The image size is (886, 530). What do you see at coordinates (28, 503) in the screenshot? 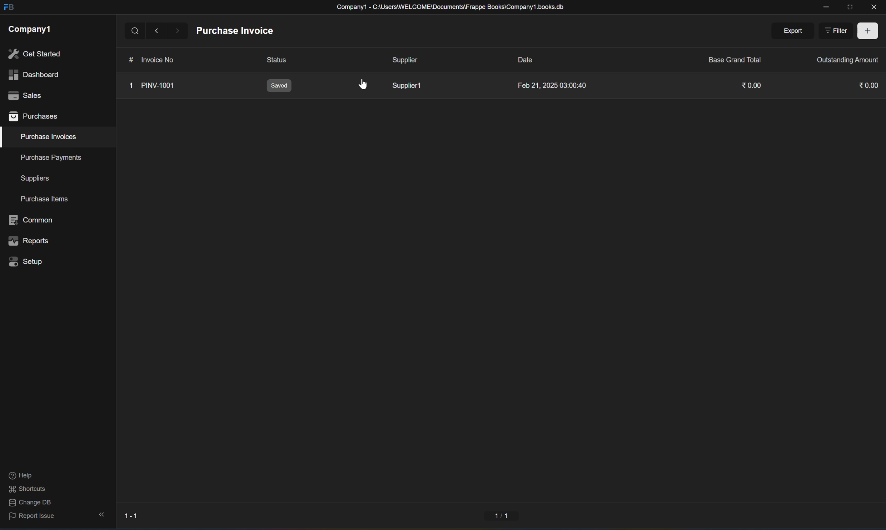
I see `change DB` at bounding box center [28, 503].